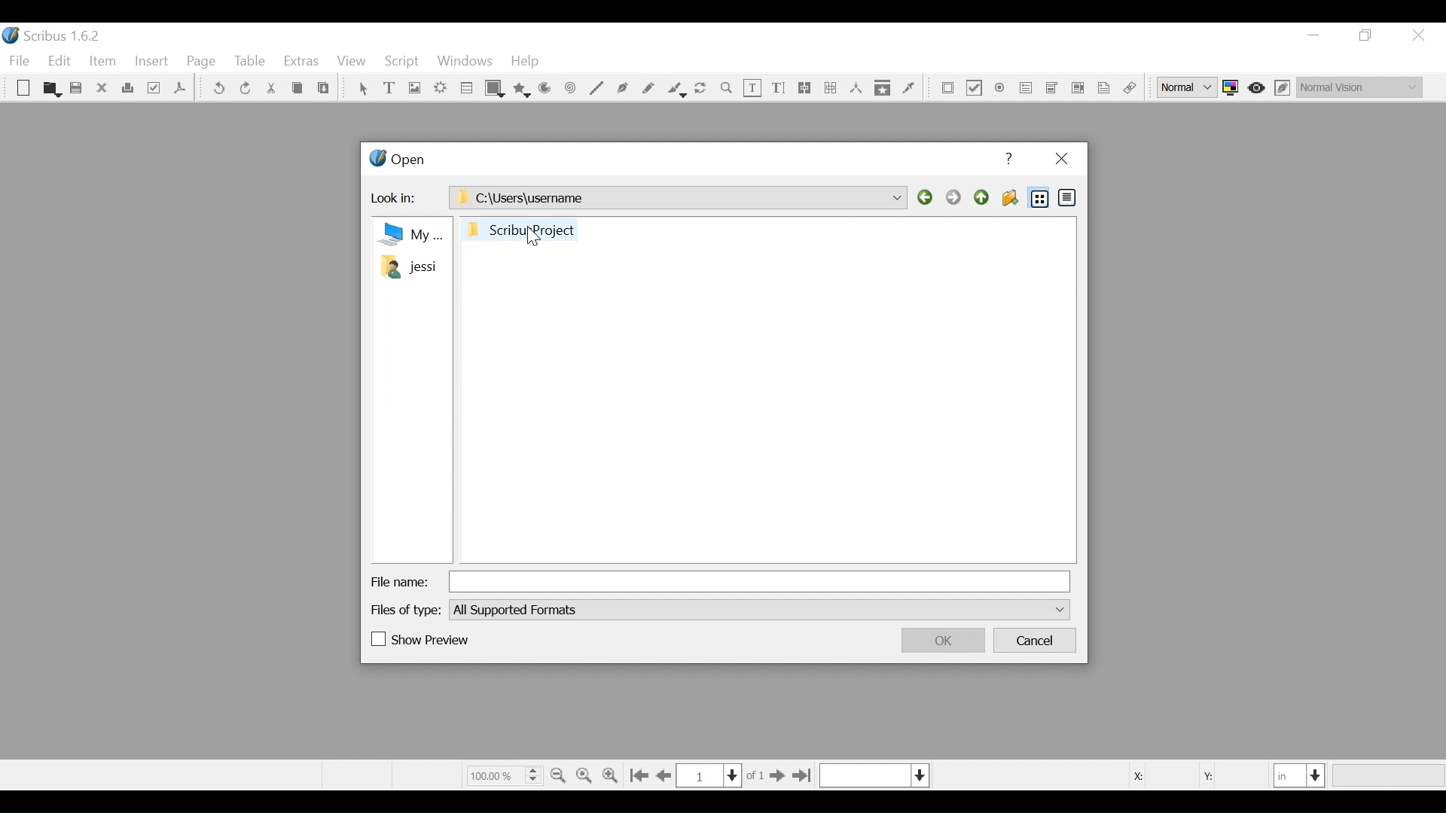 The image size is (1446, 813). I want to click on Pdf List Box, so click(1078, 87).